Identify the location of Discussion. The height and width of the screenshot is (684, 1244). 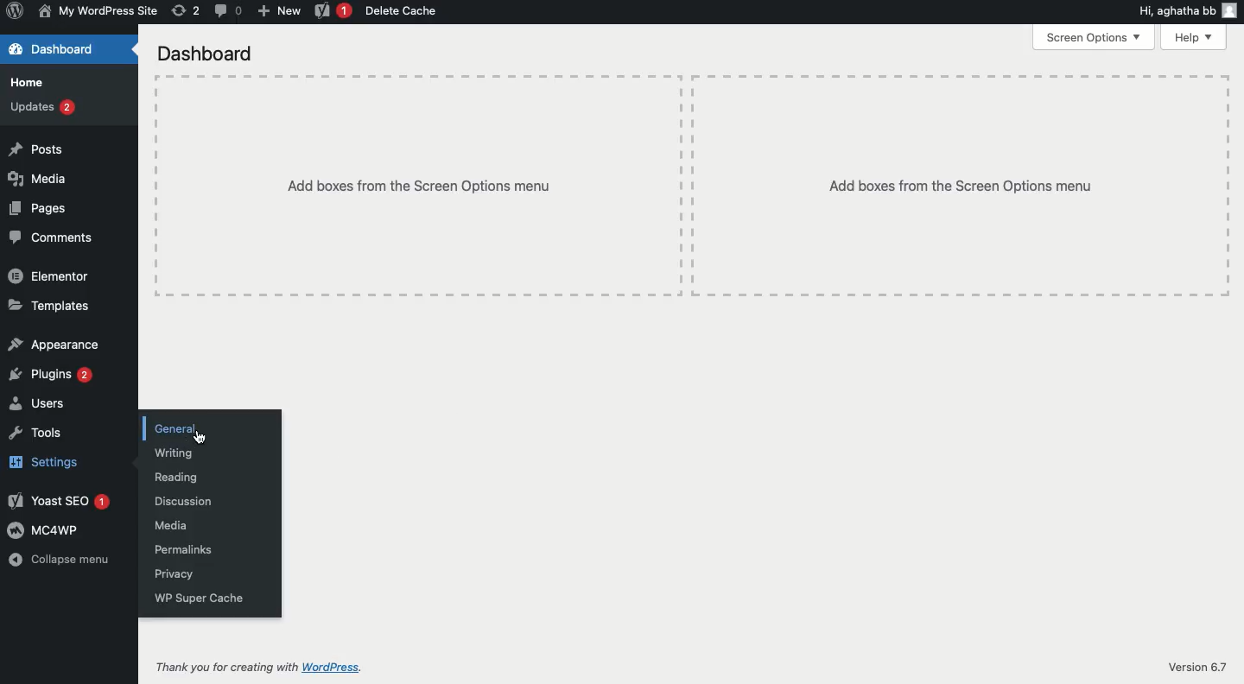
(182, 501).